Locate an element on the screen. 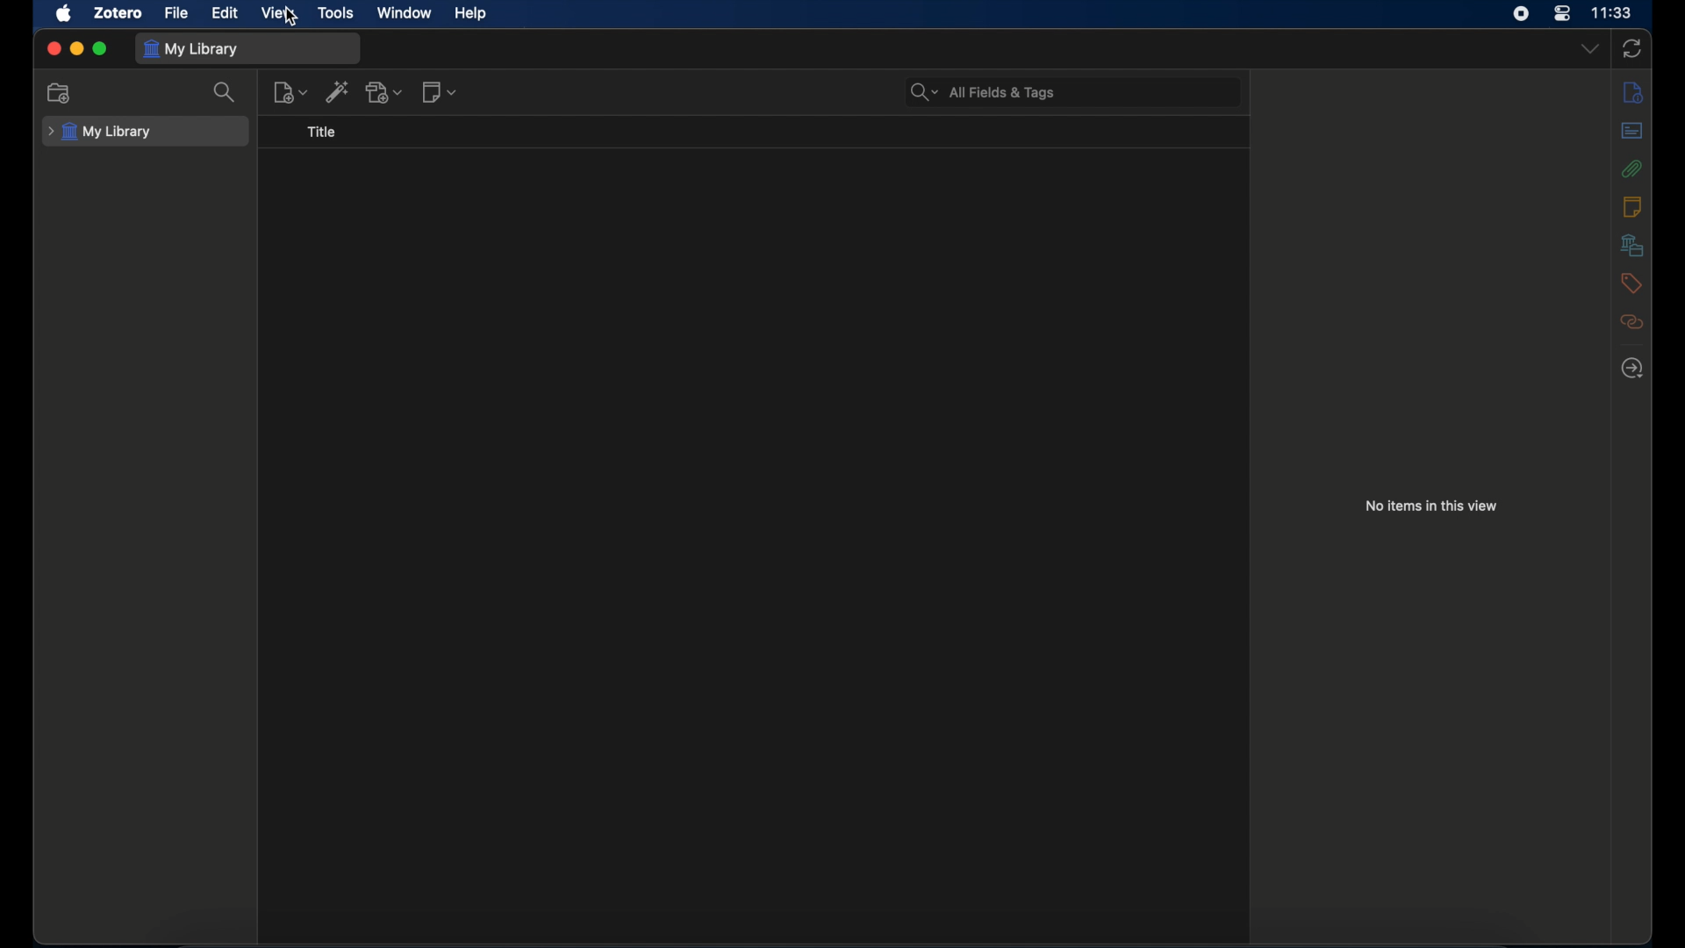 The image size is (1685, 948). window is located at coordinates (405, 12).